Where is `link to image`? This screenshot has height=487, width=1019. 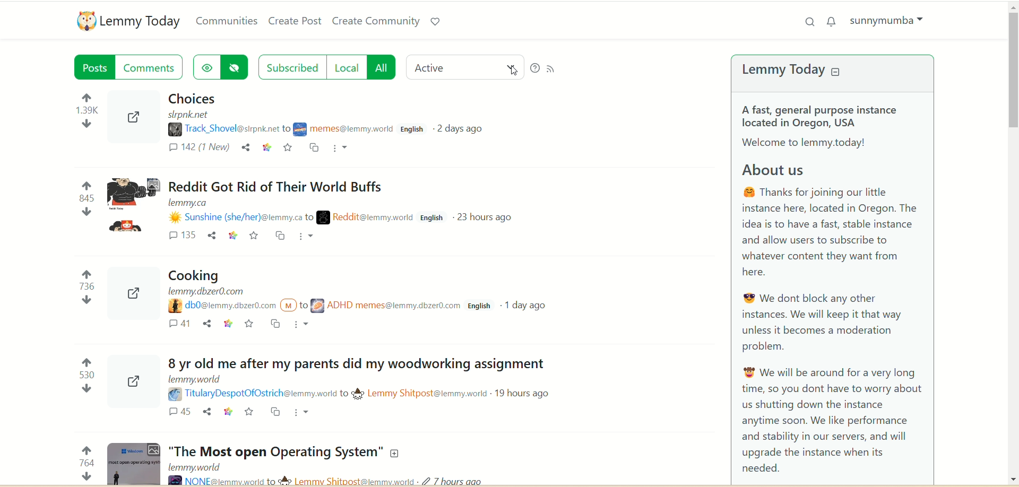 link to image is located at coordinates (135, 117).